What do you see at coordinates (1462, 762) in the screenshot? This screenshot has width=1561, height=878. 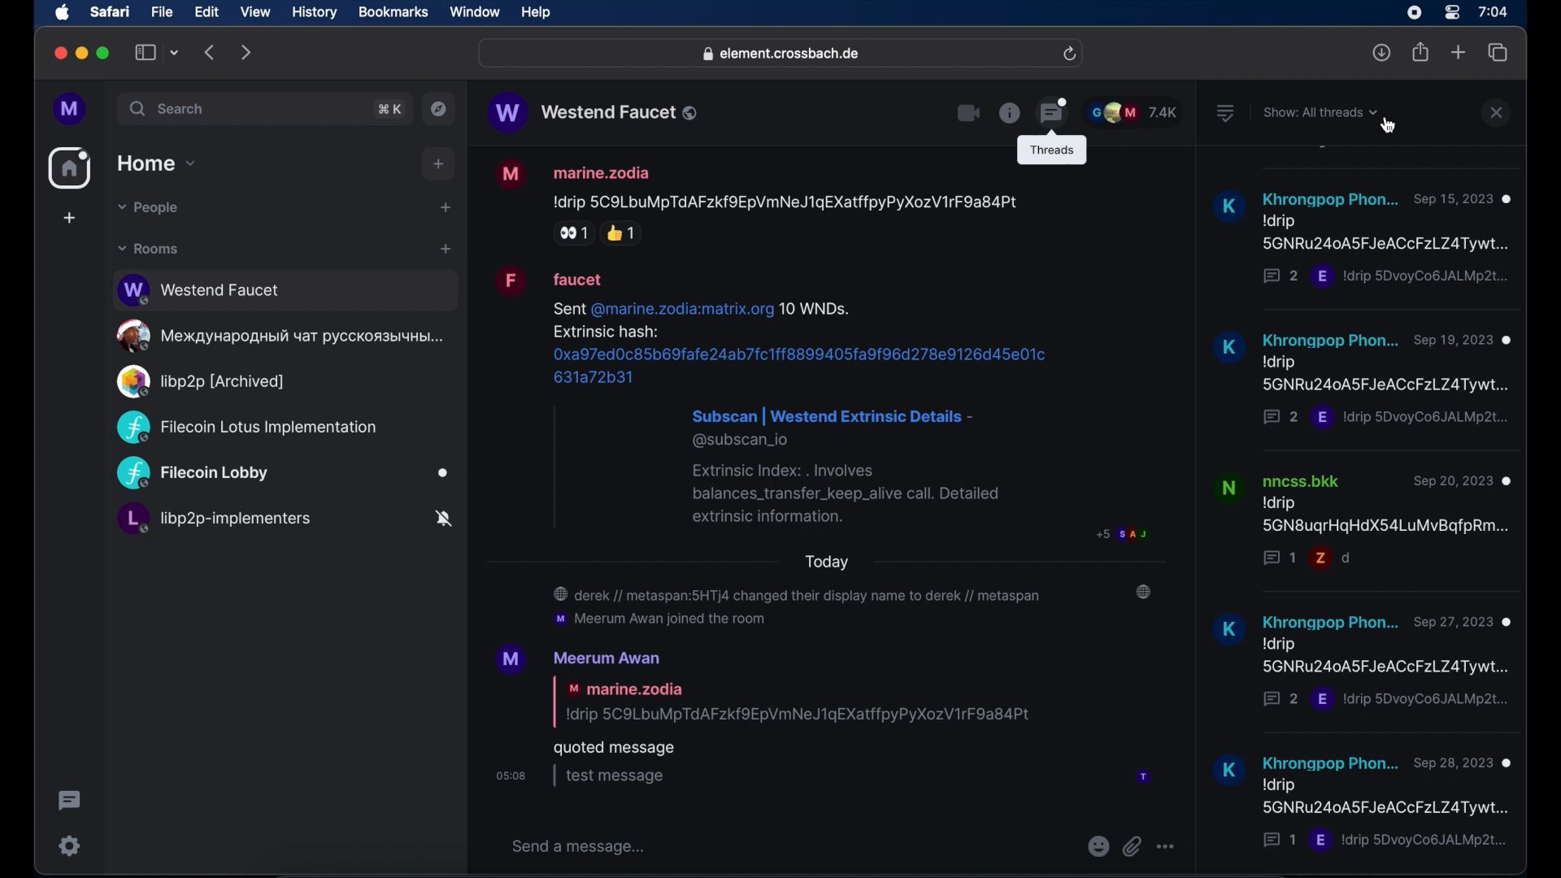 I see `Sep28. 2023 ©` at bounding box center [1462, 762].